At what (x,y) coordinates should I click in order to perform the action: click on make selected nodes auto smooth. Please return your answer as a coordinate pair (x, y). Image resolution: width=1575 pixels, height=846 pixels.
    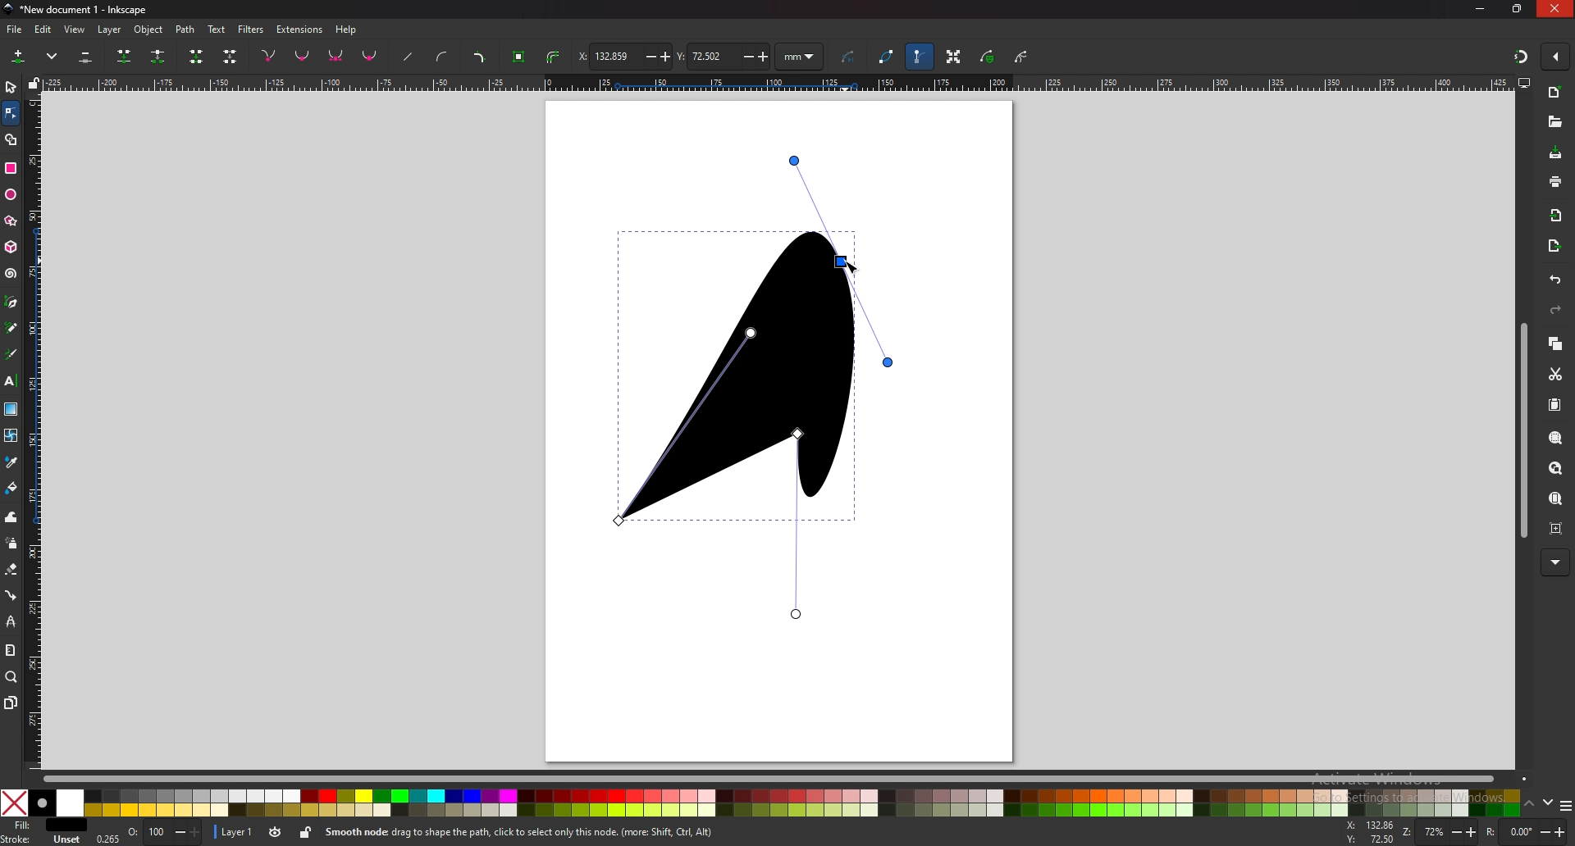
    Looking at the image, I should click on (370, 57).